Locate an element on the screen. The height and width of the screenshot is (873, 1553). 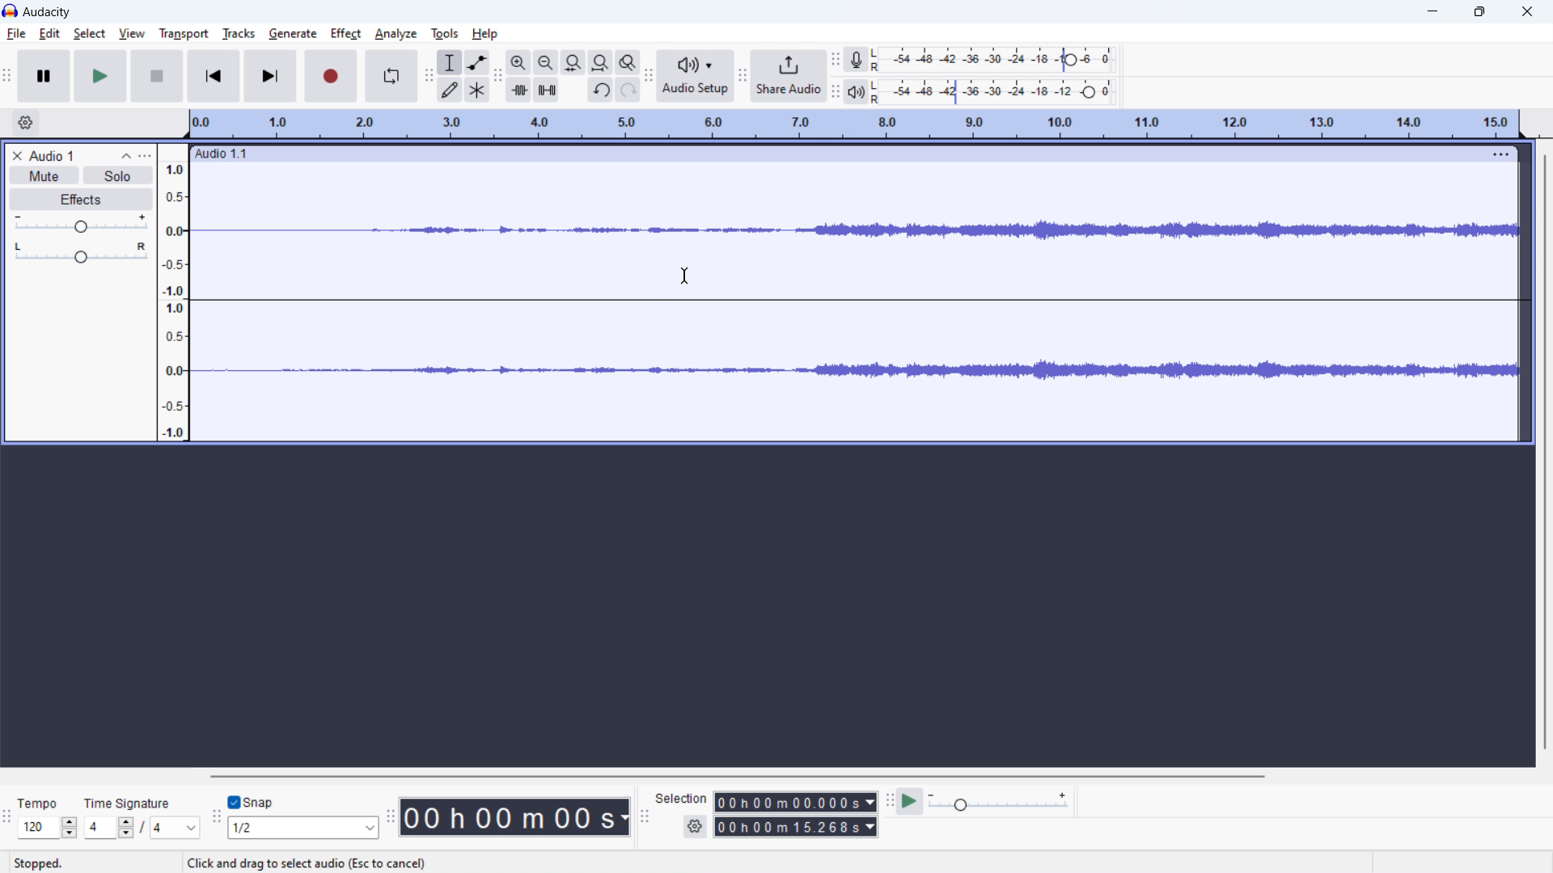
play is located at coordinates (101, 76).